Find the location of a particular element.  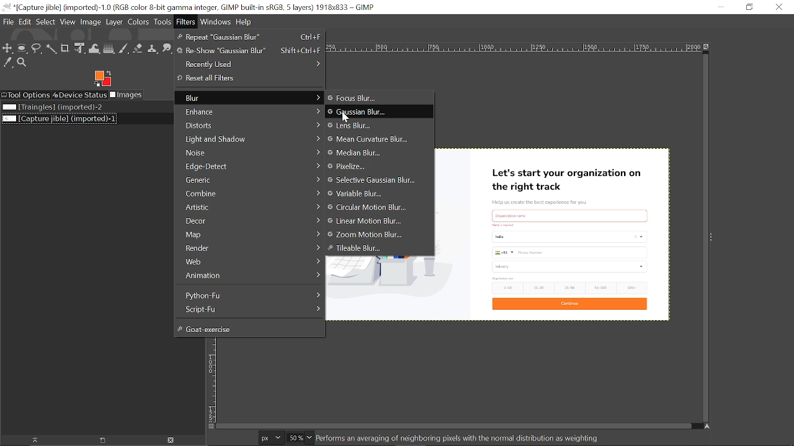

Minimize is located at coordinates (721, 7).